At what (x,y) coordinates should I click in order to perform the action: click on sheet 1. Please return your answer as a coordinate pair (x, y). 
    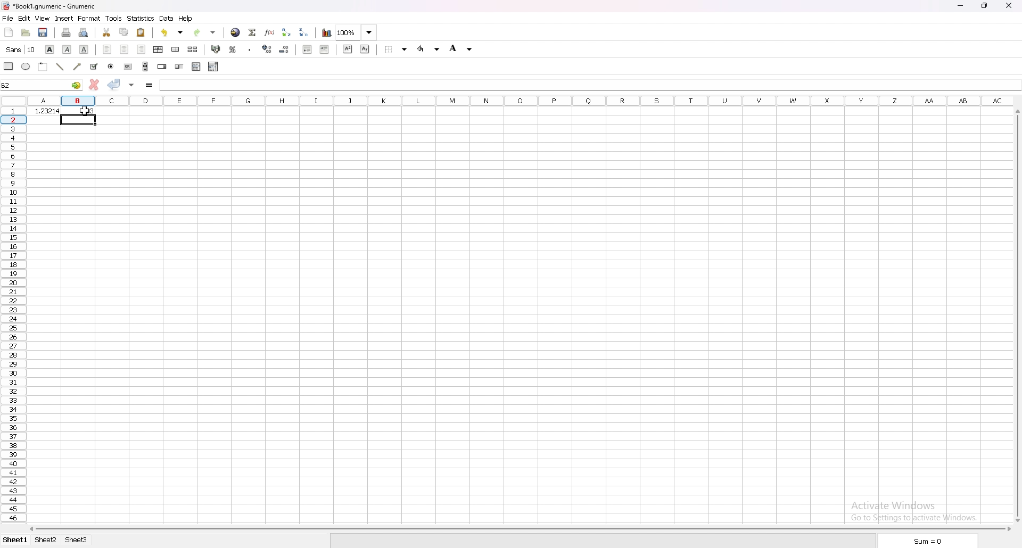
    Looking at the image, I should click on (15, 540).